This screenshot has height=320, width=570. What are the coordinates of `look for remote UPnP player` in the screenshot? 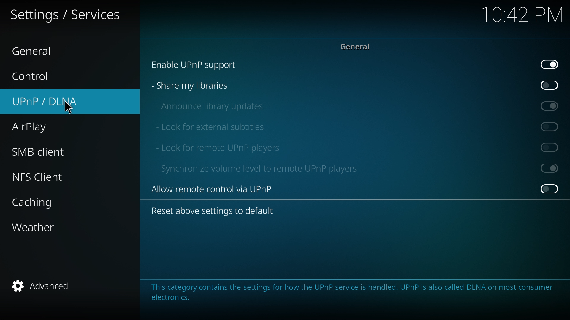 It's located at (357, 148).